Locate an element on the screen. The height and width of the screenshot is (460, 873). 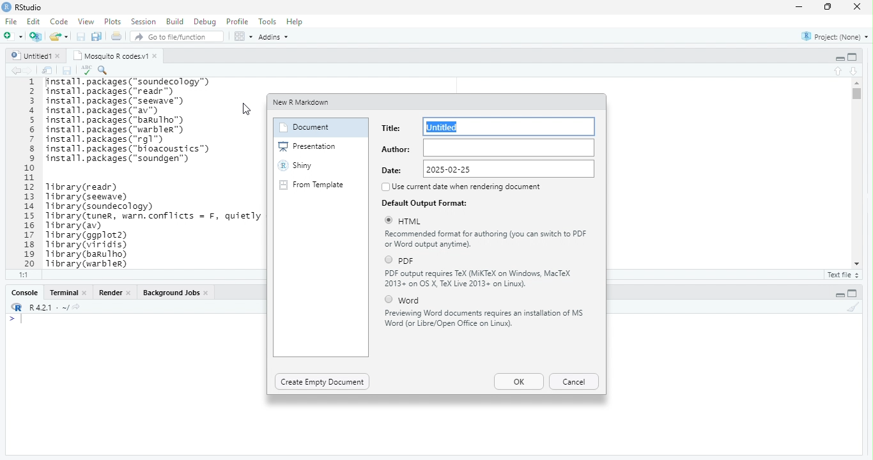
search is located at coordinates (104, 70).